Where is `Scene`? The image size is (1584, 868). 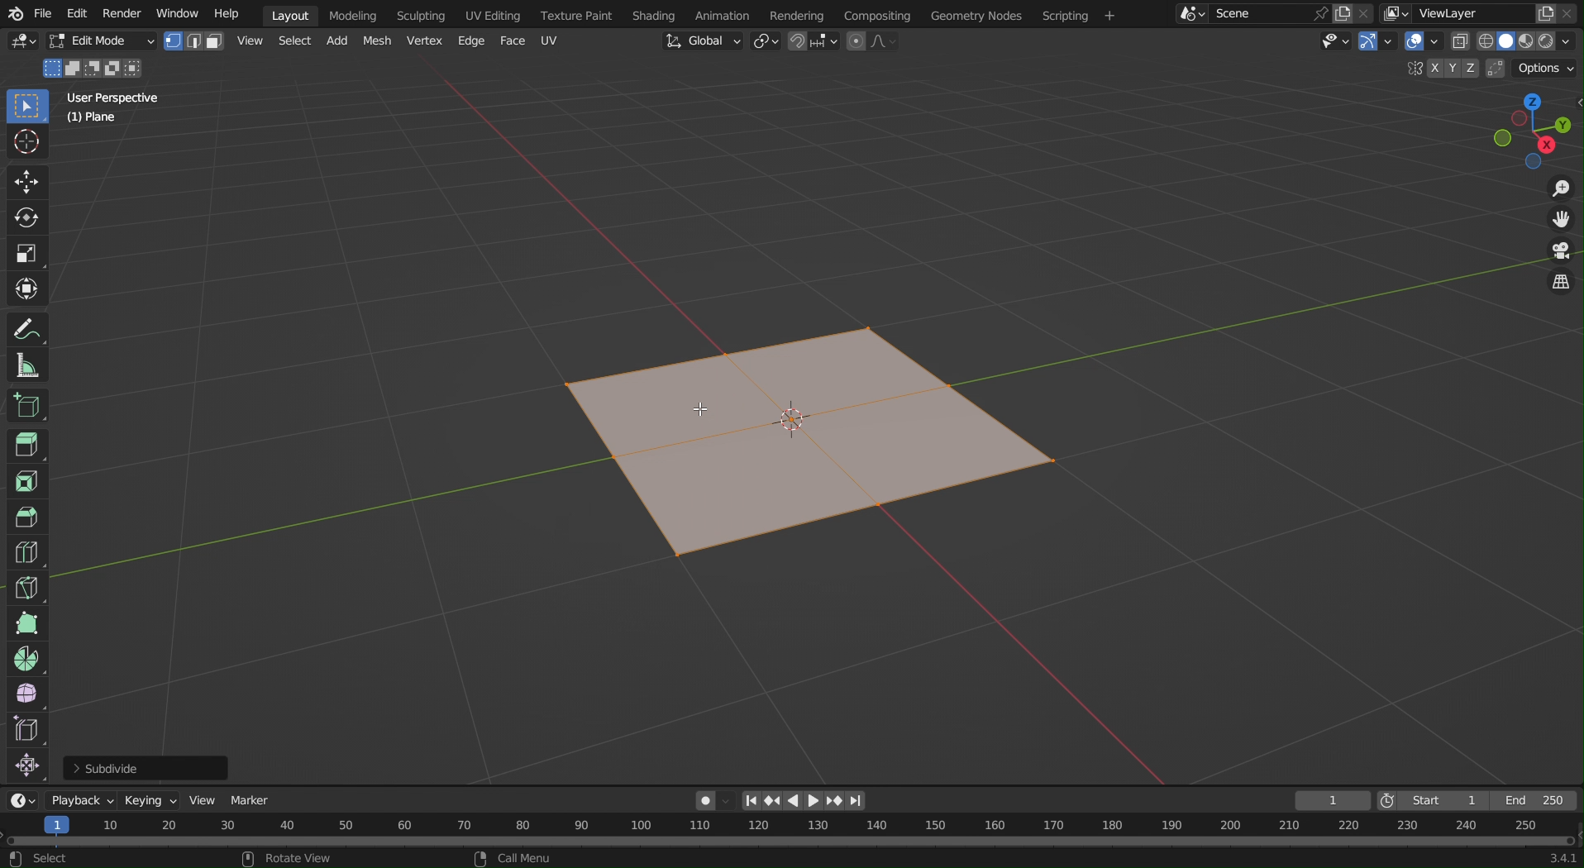 Scene is located at coordinates (1252, 13).